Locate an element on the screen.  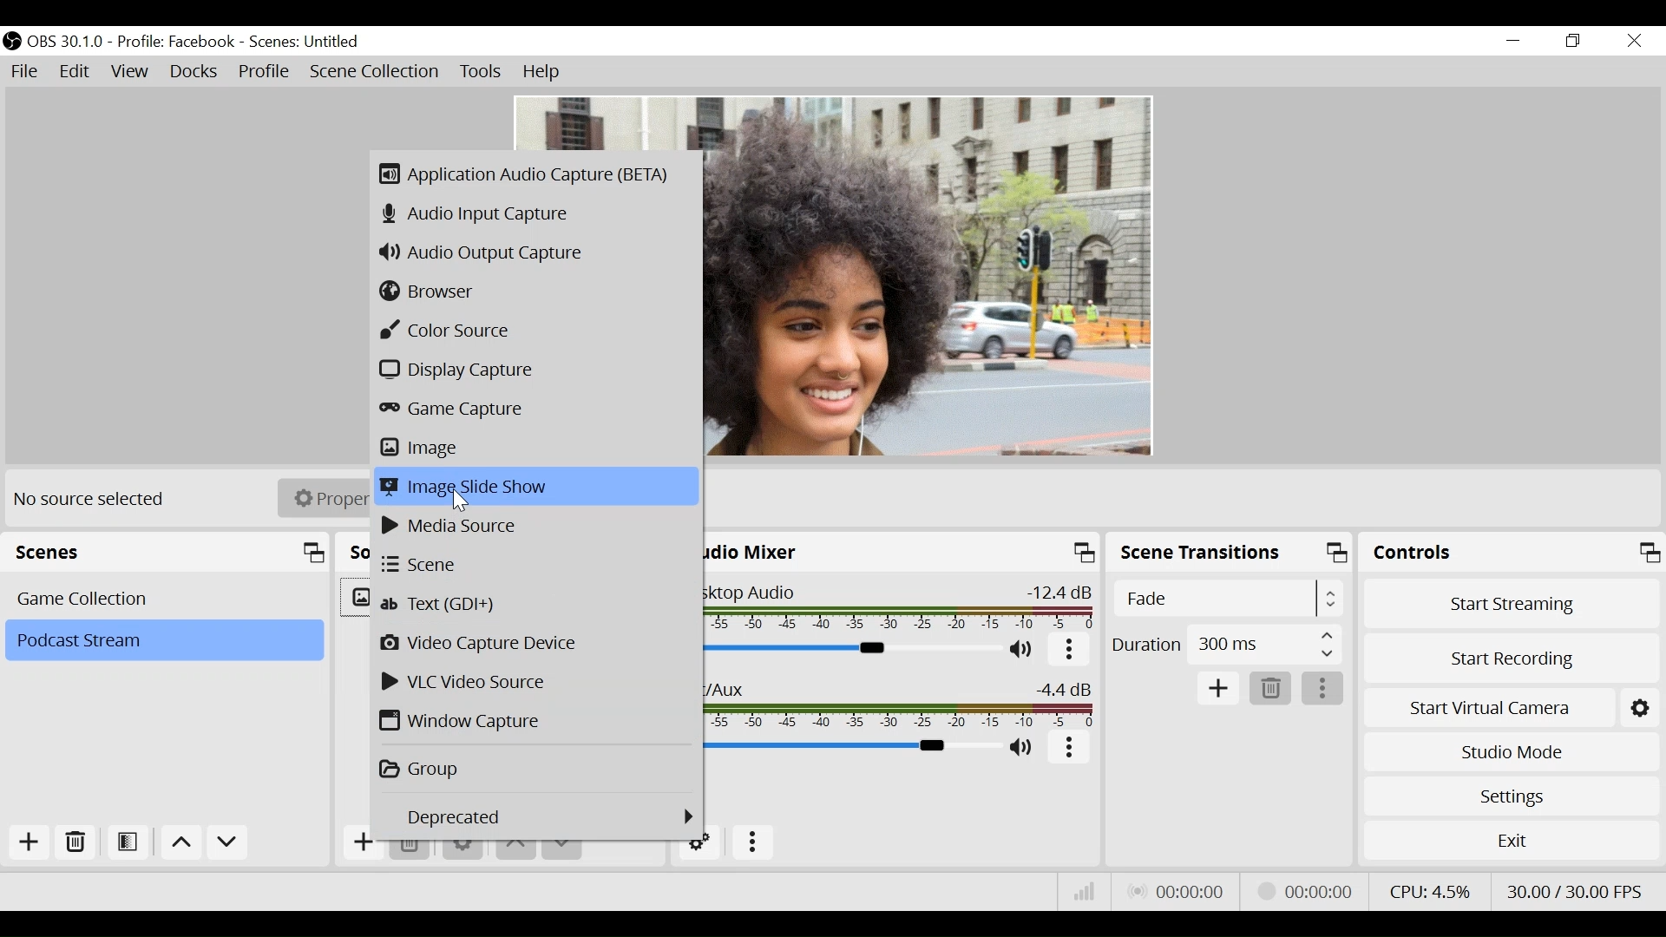
Scene is located at coordinates (537, 563).